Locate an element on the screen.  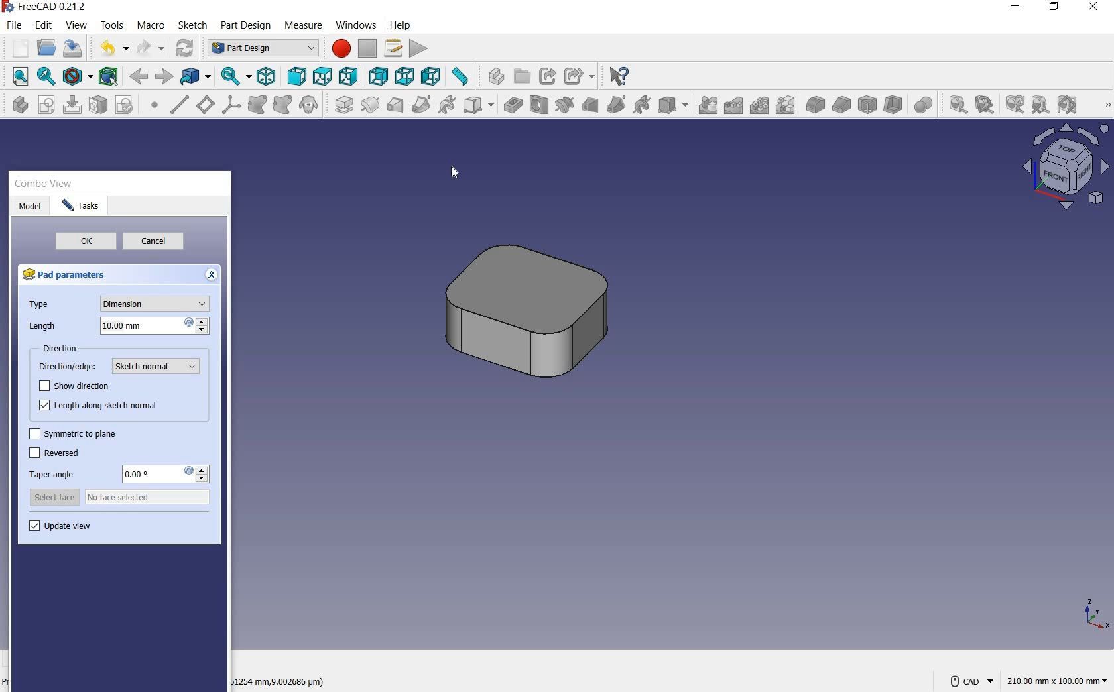
create body is located at coordinates (17, 106).